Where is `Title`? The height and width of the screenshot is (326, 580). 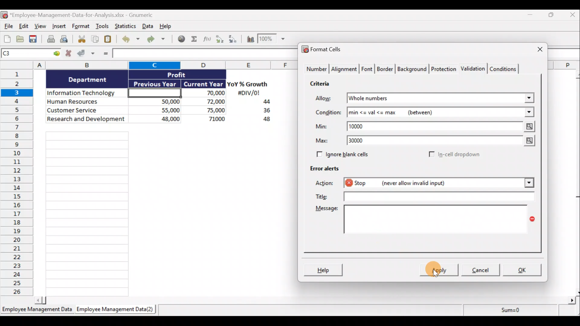 Title is located at coordinates (427, 197).